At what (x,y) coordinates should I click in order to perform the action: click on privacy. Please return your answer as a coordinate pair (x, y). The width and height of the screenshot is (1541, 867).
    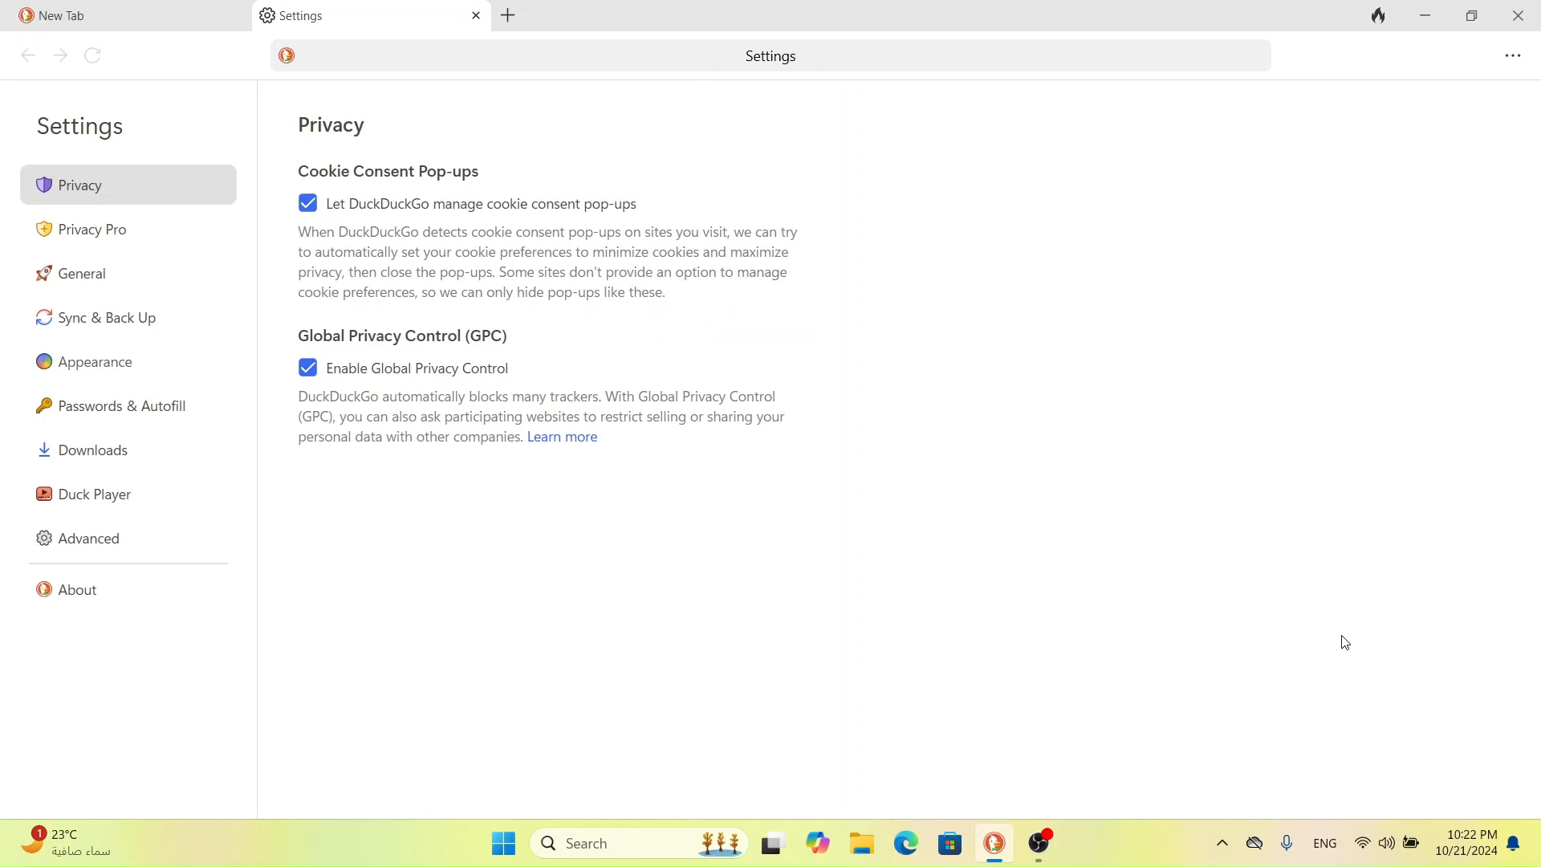
    Looking at the image, I should click on (79, 185).